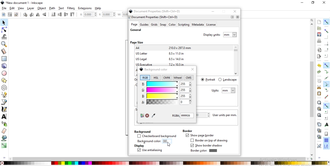  What do you see at coordinates (326, 65) in the screenshot?
I see `snap nodes, paths and handles` at bounding box center [326, 65].